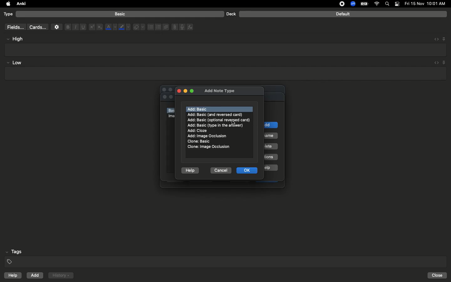  I want to click on Clone image occlusion, so click(209, 147).